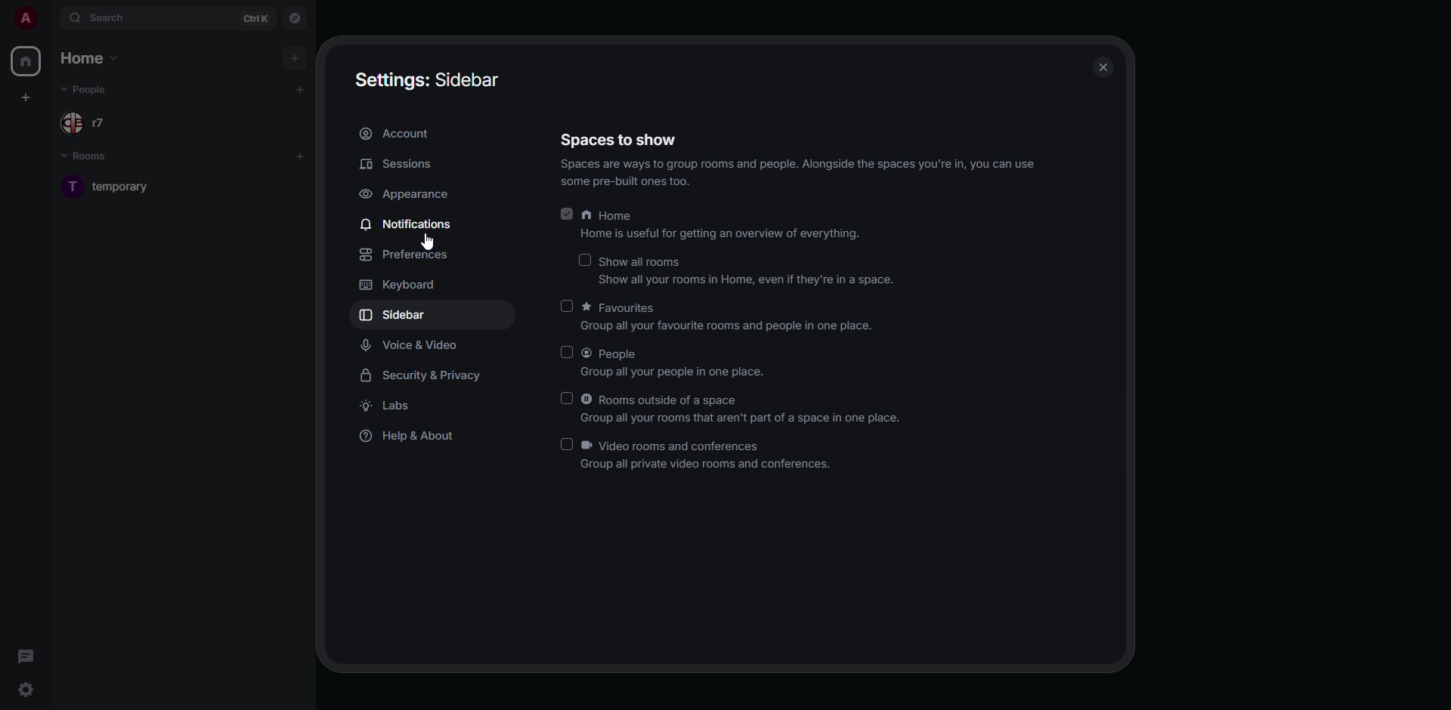 The height and width of the screenshot is (710, 1451). Describe the element at coordinates (744, 409) in the screenshot. I see `rooms outside of a space` at that location.